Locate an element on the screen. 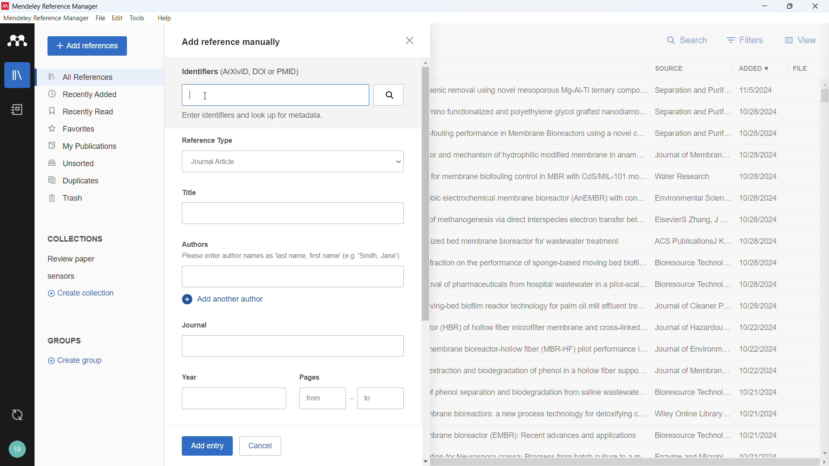  Edit  is located at coordinates (118, 18).